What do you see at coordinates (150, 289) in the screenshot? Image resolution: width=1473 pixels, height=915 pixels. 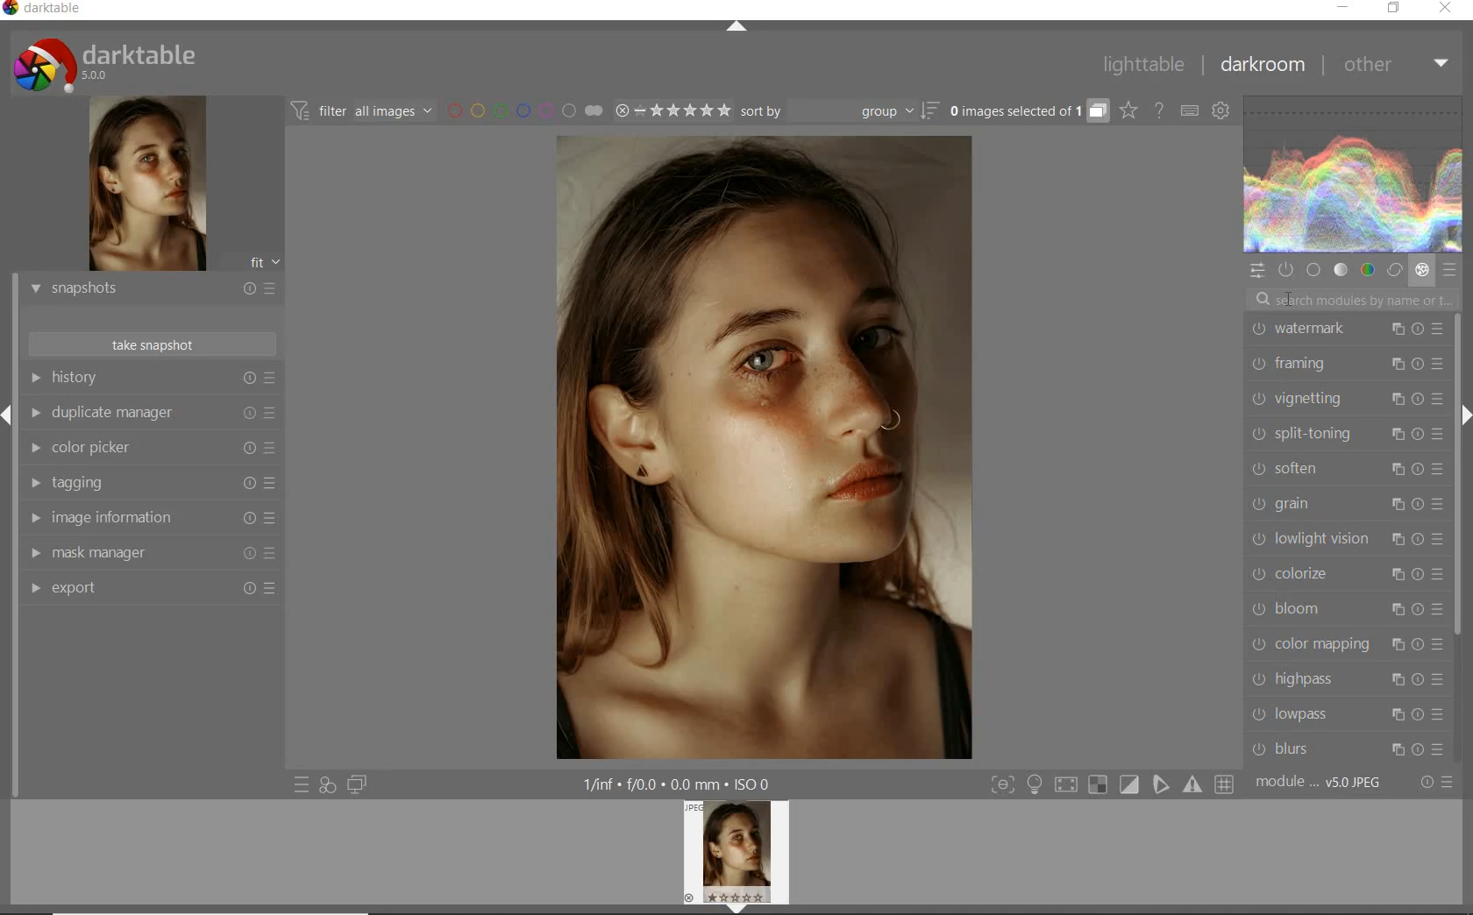 I see `snapshots` at bounding box center [150, 289].